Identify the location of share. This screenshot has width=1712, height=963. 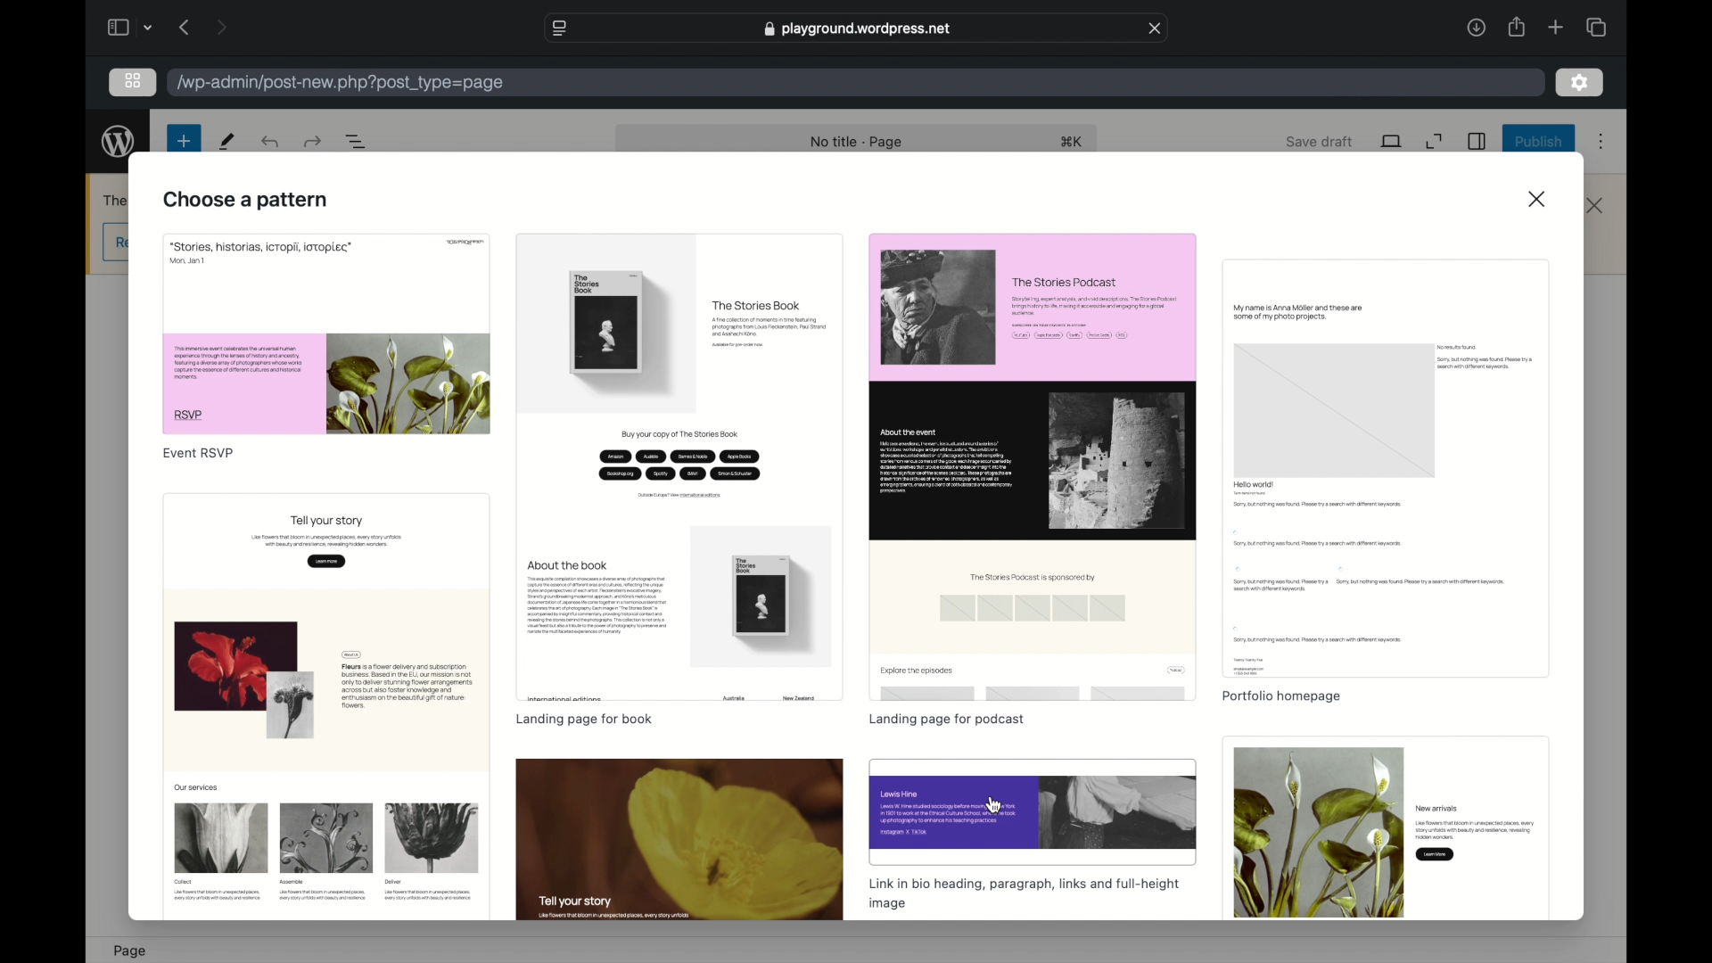
(1515, 28).